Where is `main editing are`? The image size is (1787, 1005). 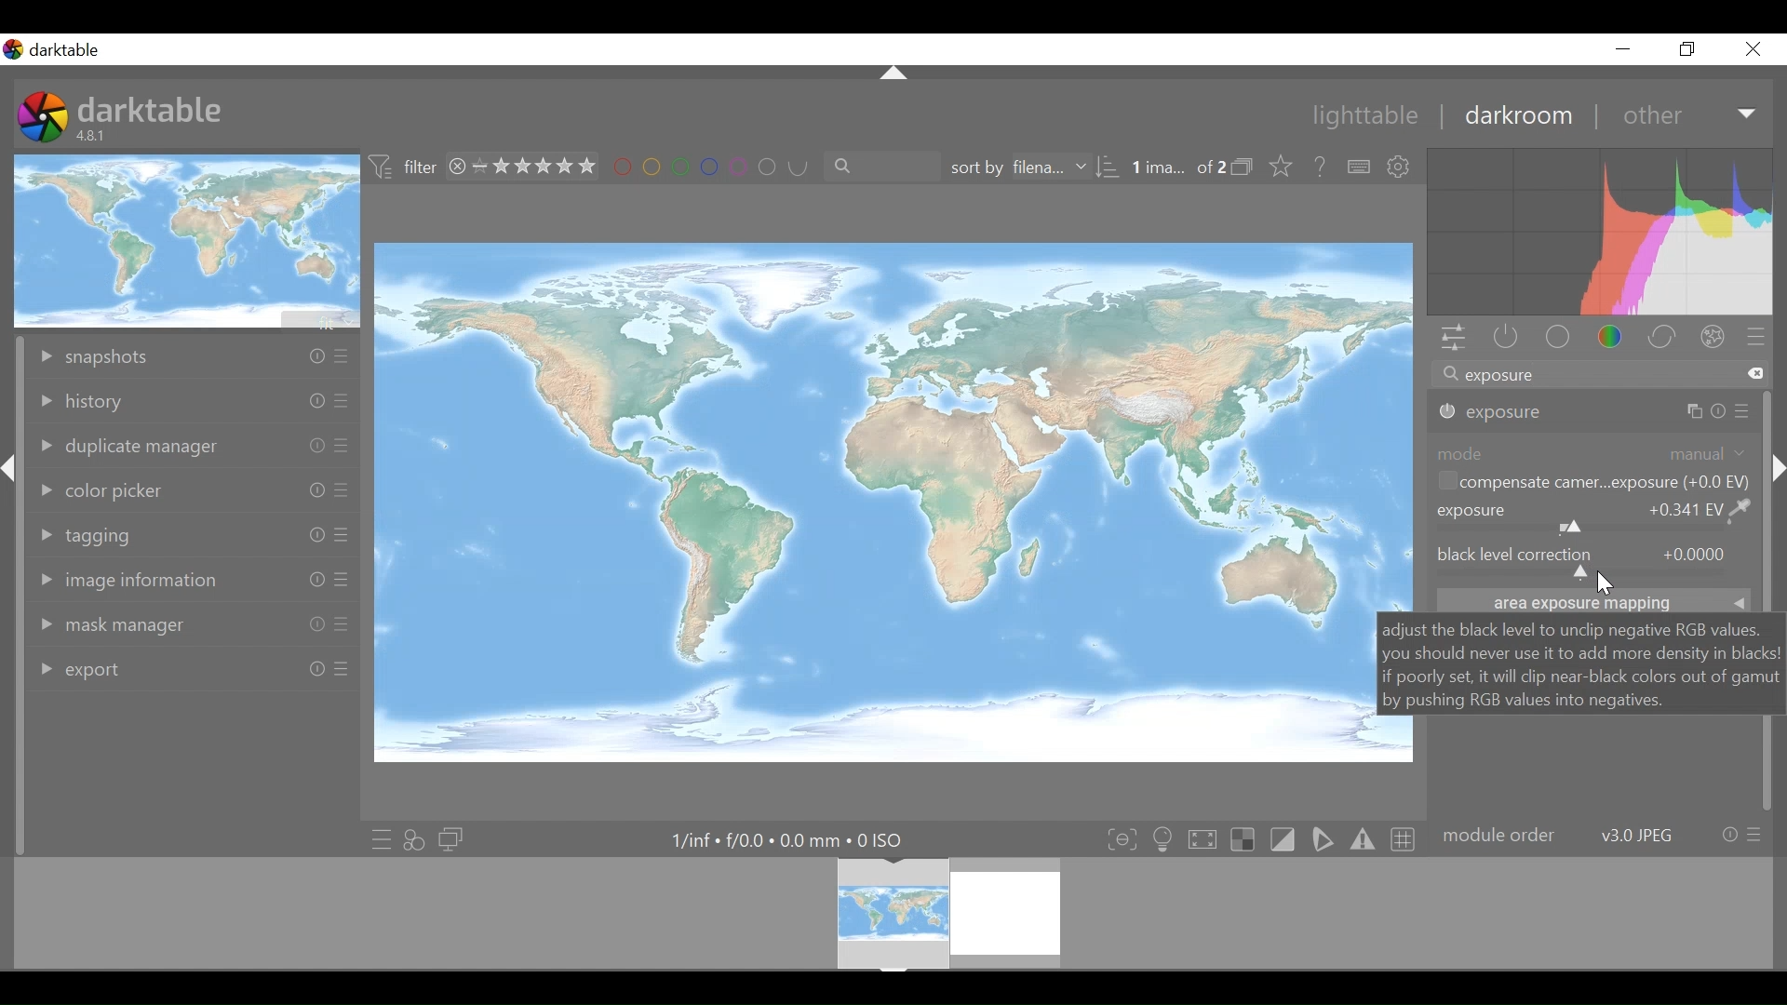
main editing are is located at coordinates (869, 502).